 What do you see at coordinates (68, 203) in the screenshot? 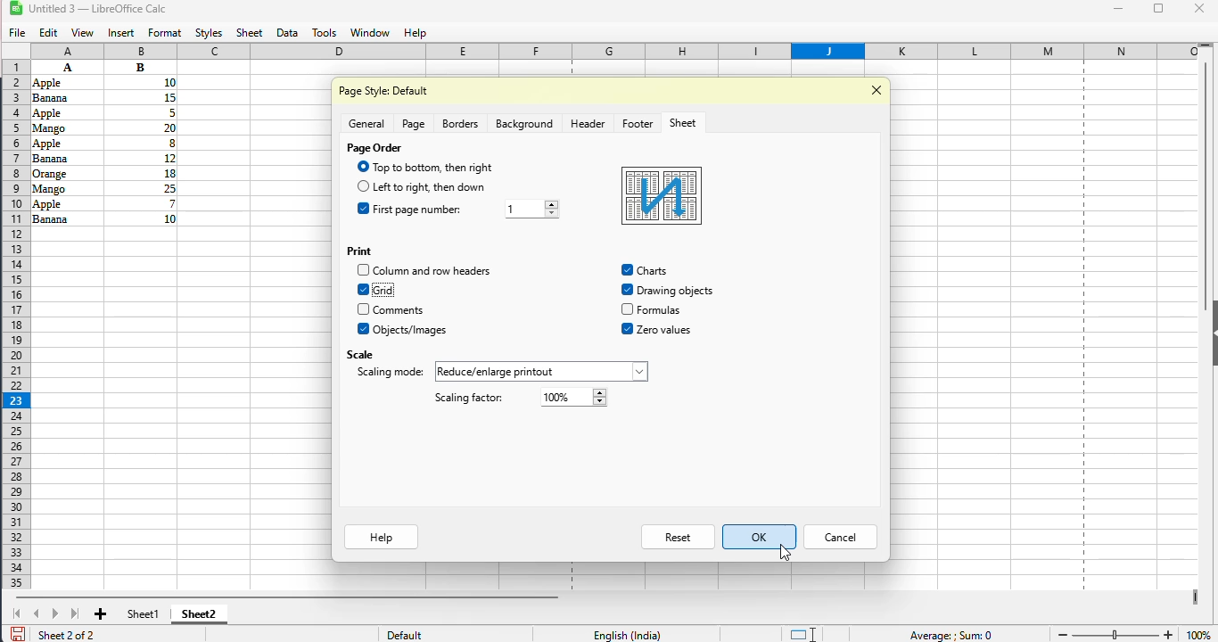
I see `` at bounding box center [68, 203].